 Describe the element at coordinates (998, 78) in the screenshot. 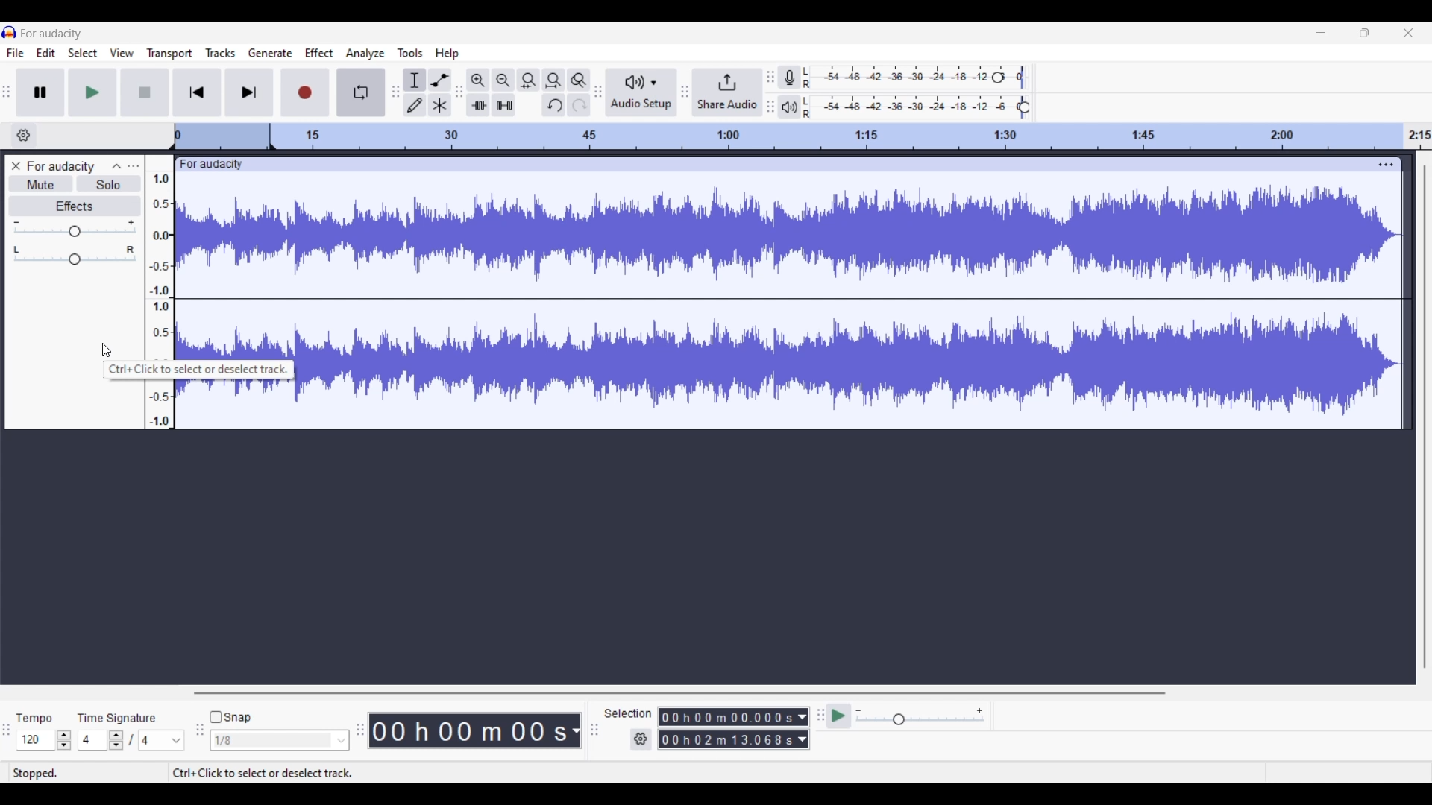

I see `Recording level header` at that location.